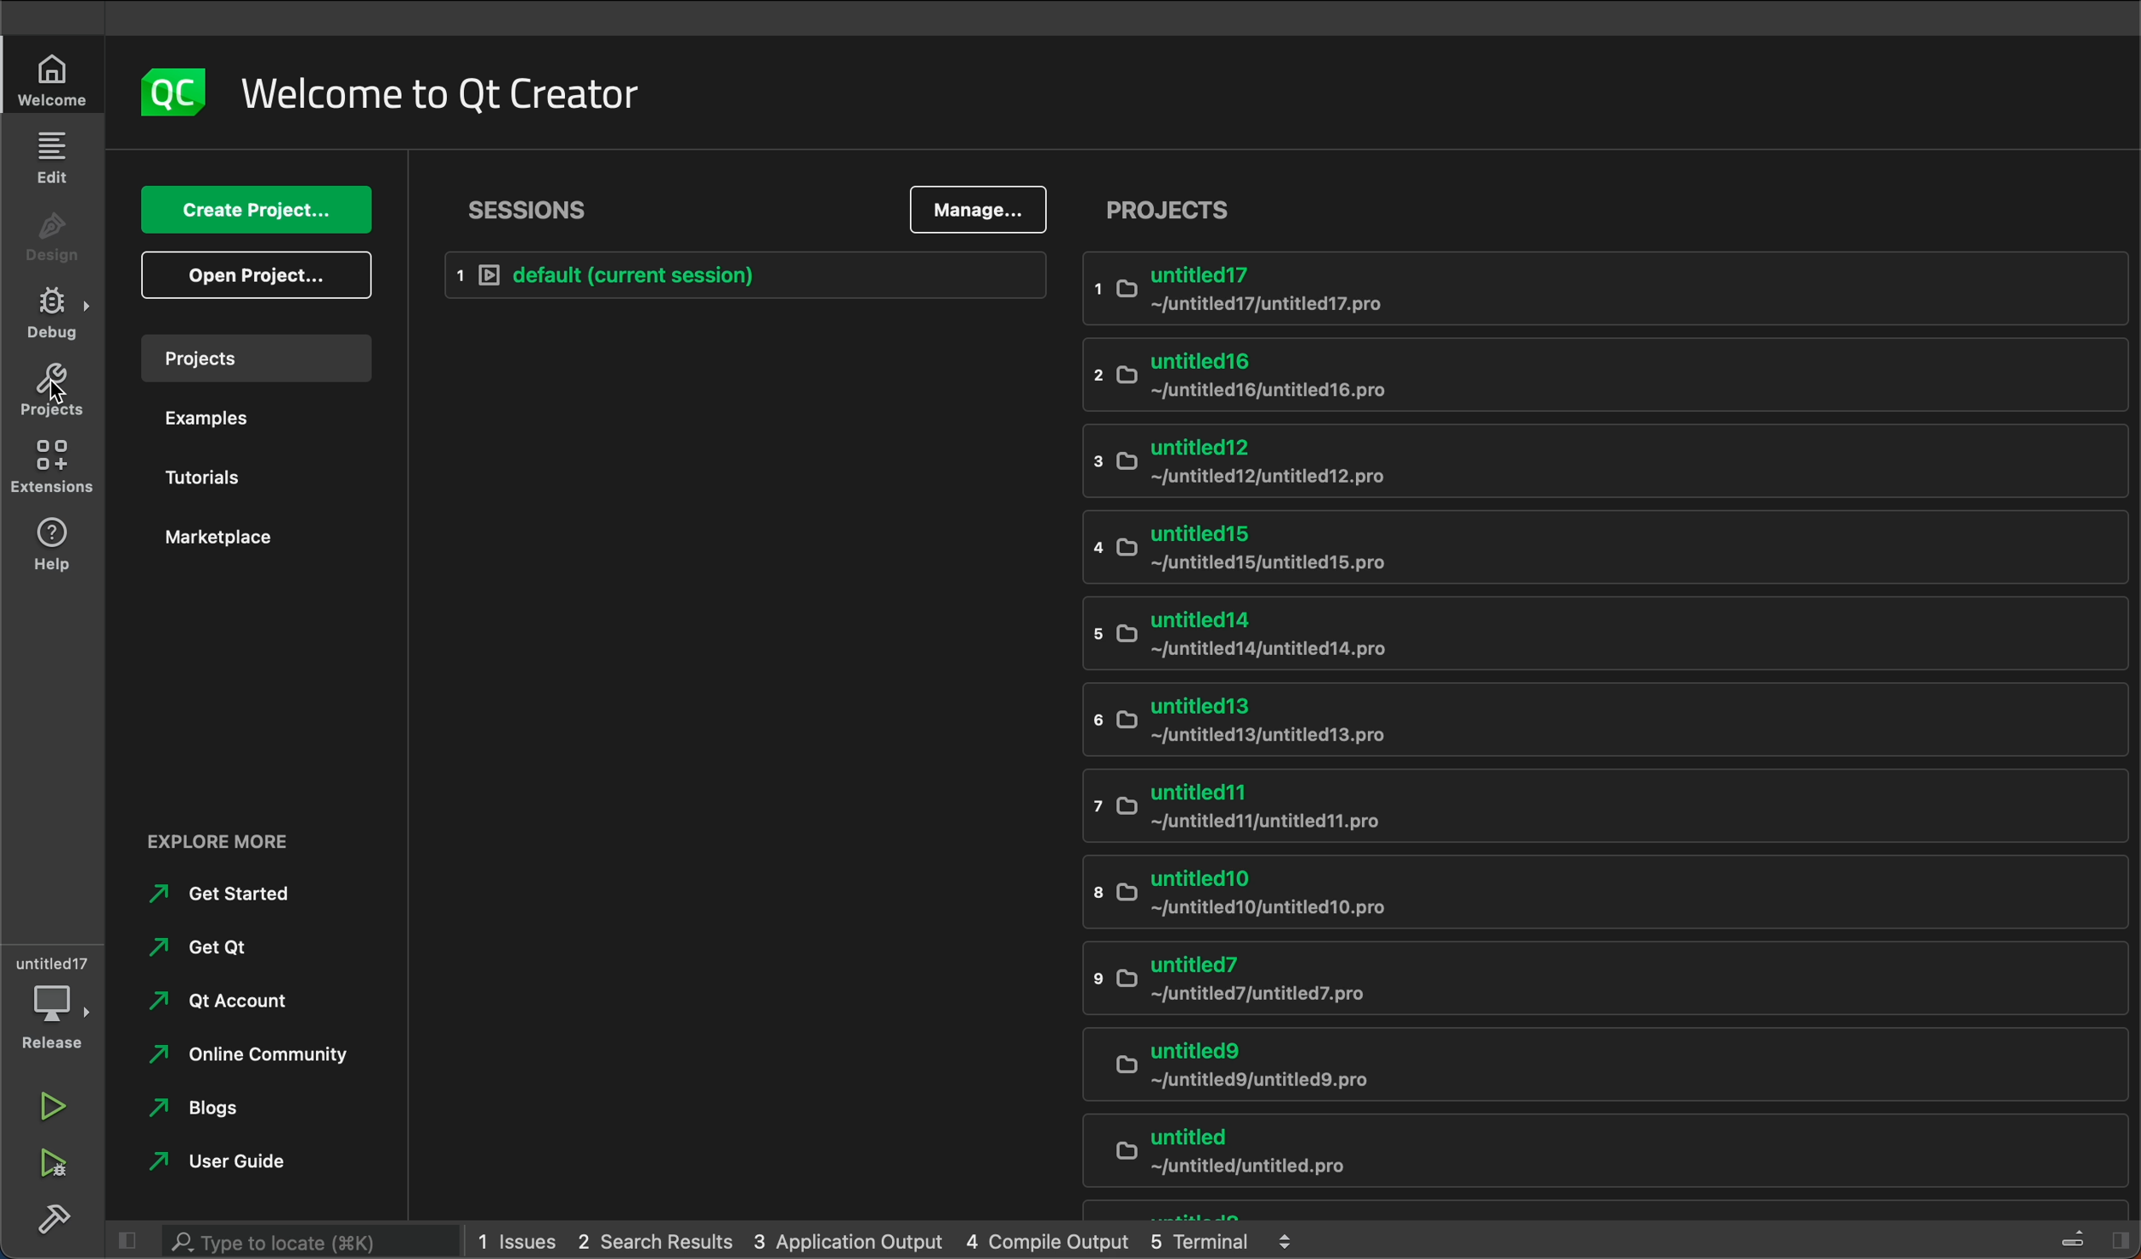  I want to click on user guide, so click(239, 1162).